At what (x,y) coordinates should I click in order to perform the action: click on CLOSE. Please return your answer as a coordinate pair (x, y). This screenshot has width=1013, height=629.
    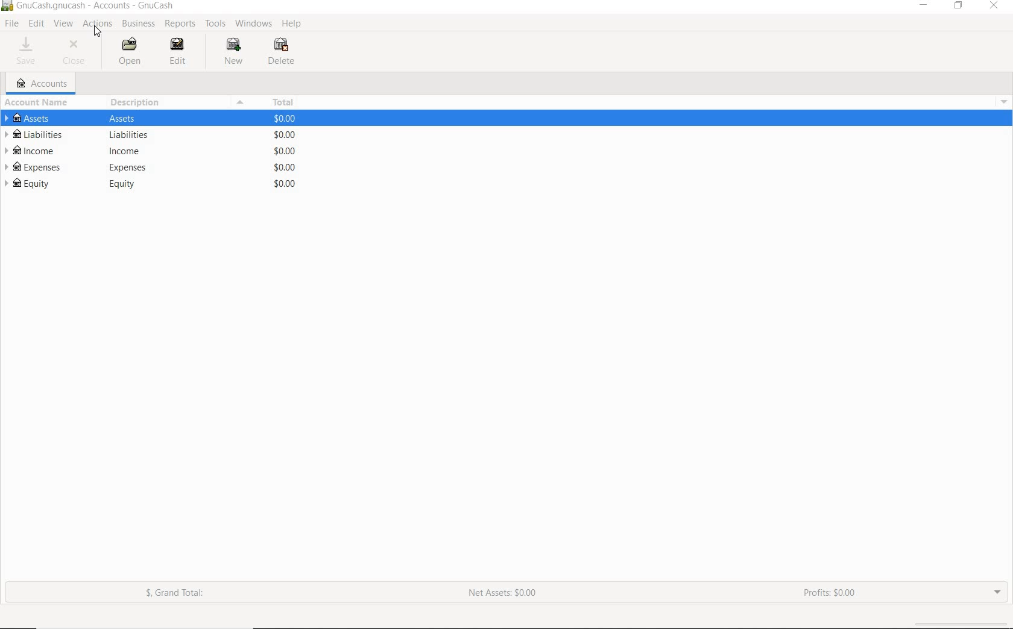
    Looking at the image, I should click on (78, 54).